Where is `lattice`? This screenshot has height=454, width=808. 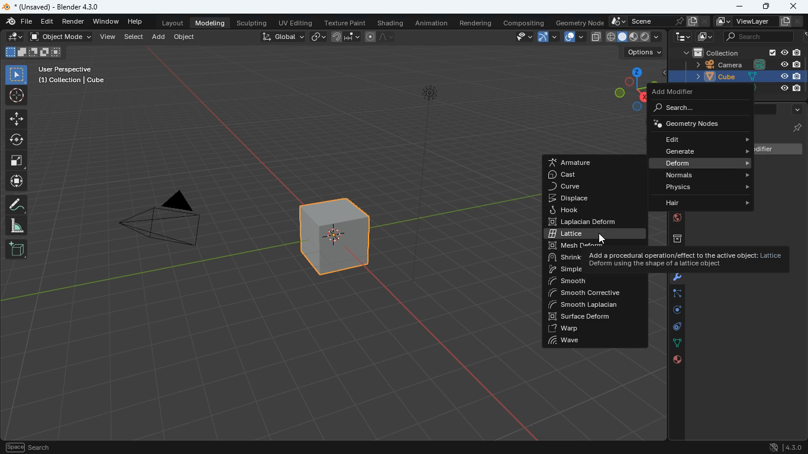
lattice is located at coordinates (592, 234).